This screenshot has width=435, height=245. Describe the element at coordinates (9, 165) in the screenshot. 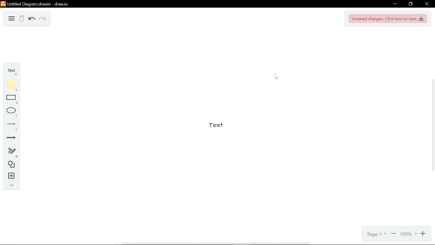

I see `Shapes` at that location.